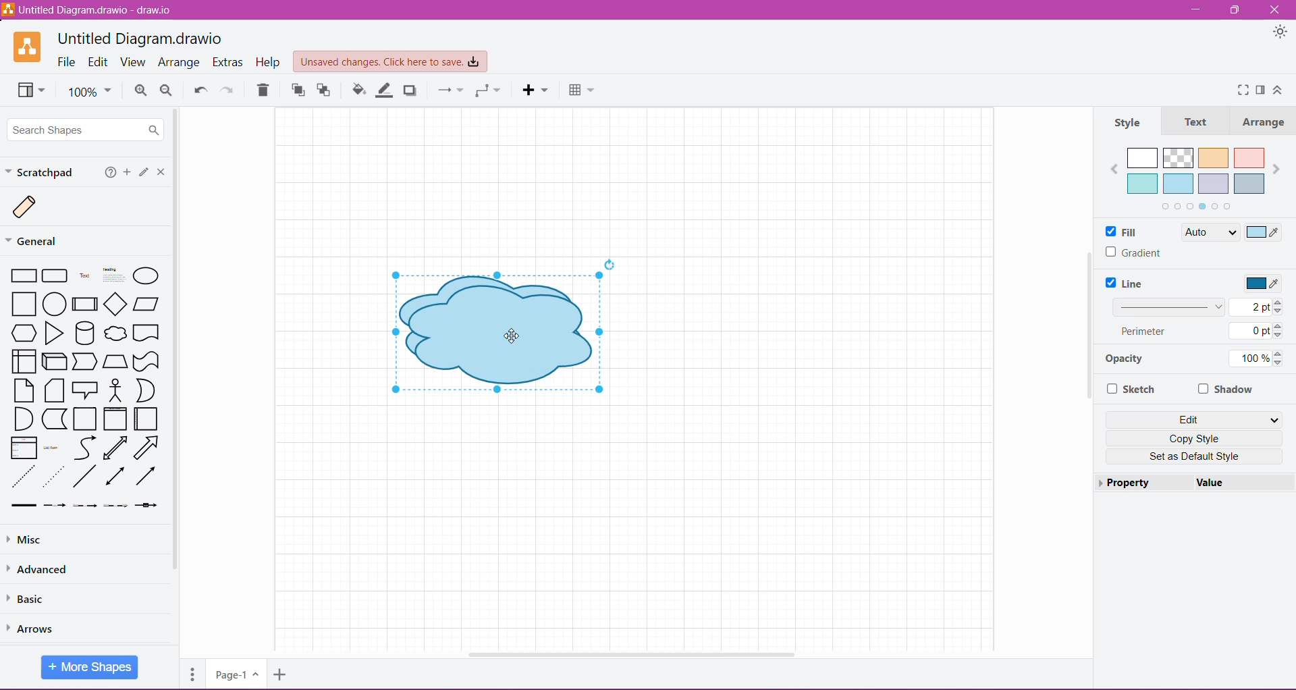 This screenshot has width=1296, height=690. What do you see at coordinates (1199, 308) in the screenshot?
I see `Set Line Width 2 pt` at bounding box center [1199, 308].